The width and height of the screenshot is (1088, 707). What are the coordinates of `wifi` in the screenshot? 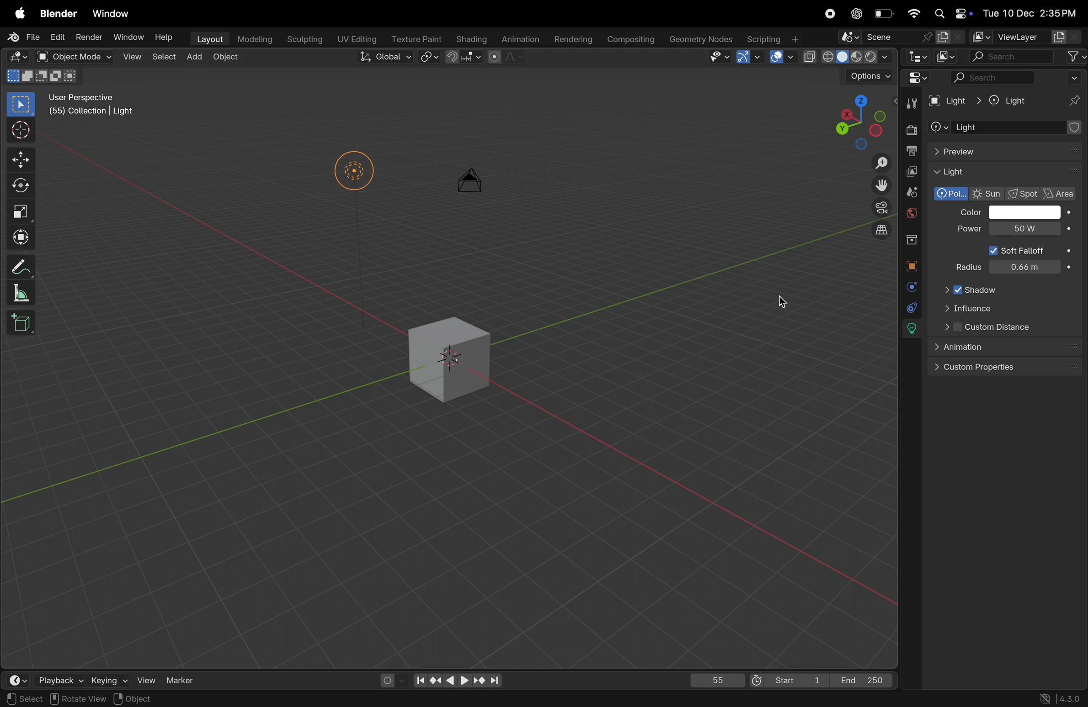 It's located at (912, 12).